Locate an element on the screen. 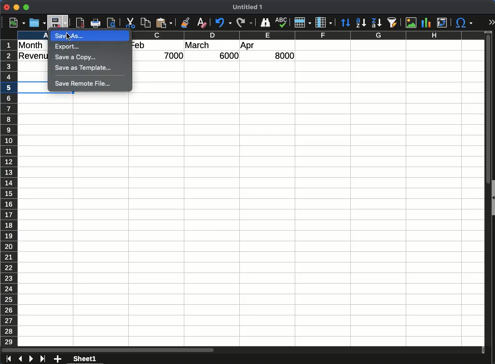 This screenshot has height=364, width=495. feb is located at coordinates (139, 46).